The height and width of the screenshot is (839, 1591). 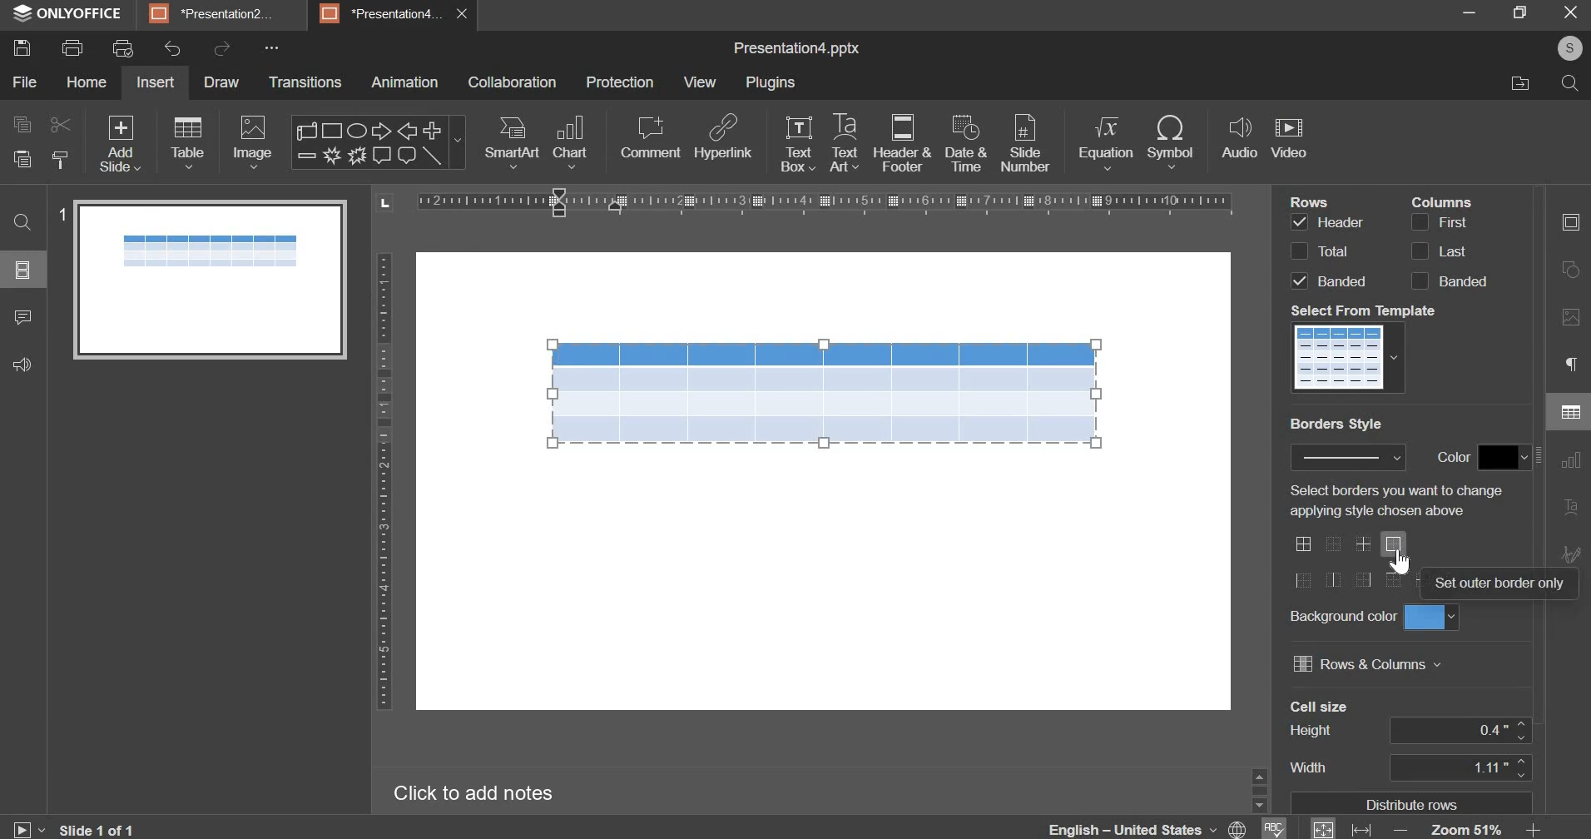 I want to click on banded, so click(x=1341, y=280).